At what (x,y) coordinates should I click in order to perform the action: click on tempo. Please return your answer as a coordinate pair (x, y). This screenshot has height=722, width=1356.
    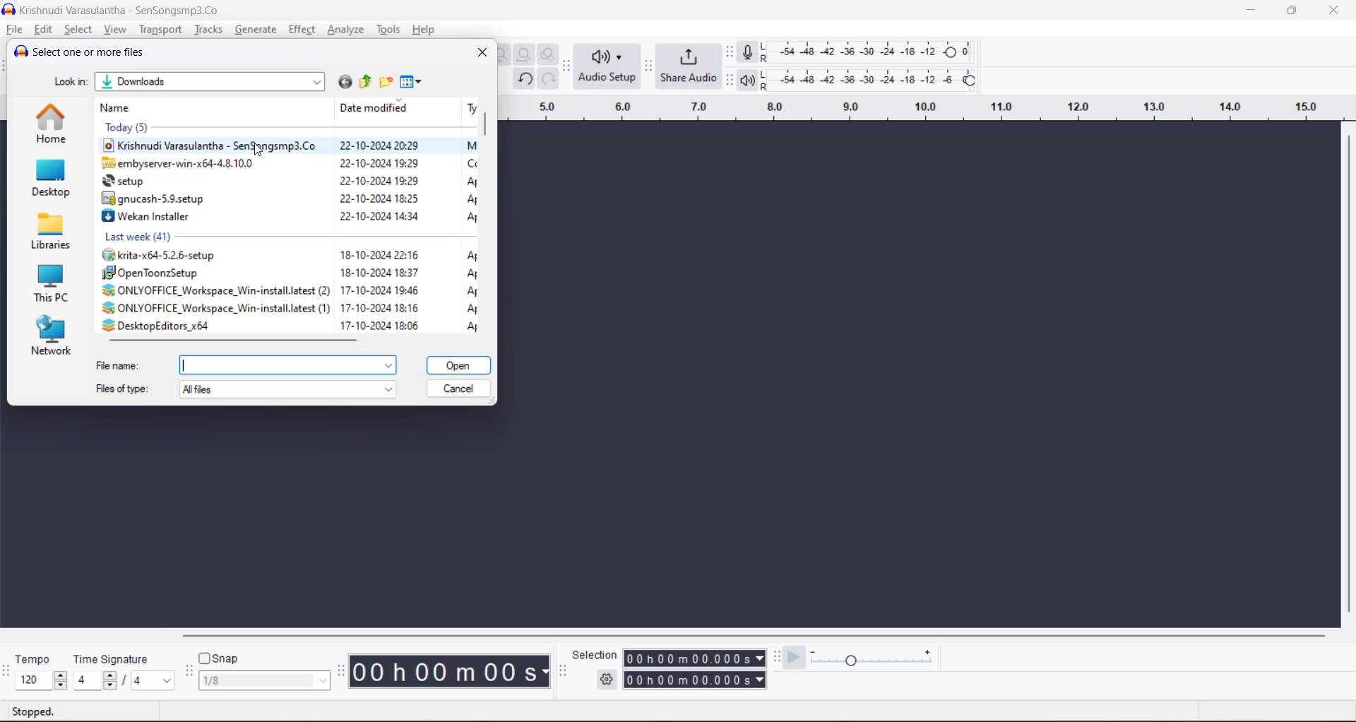
    Looking at the image, I should click on (37, 661).